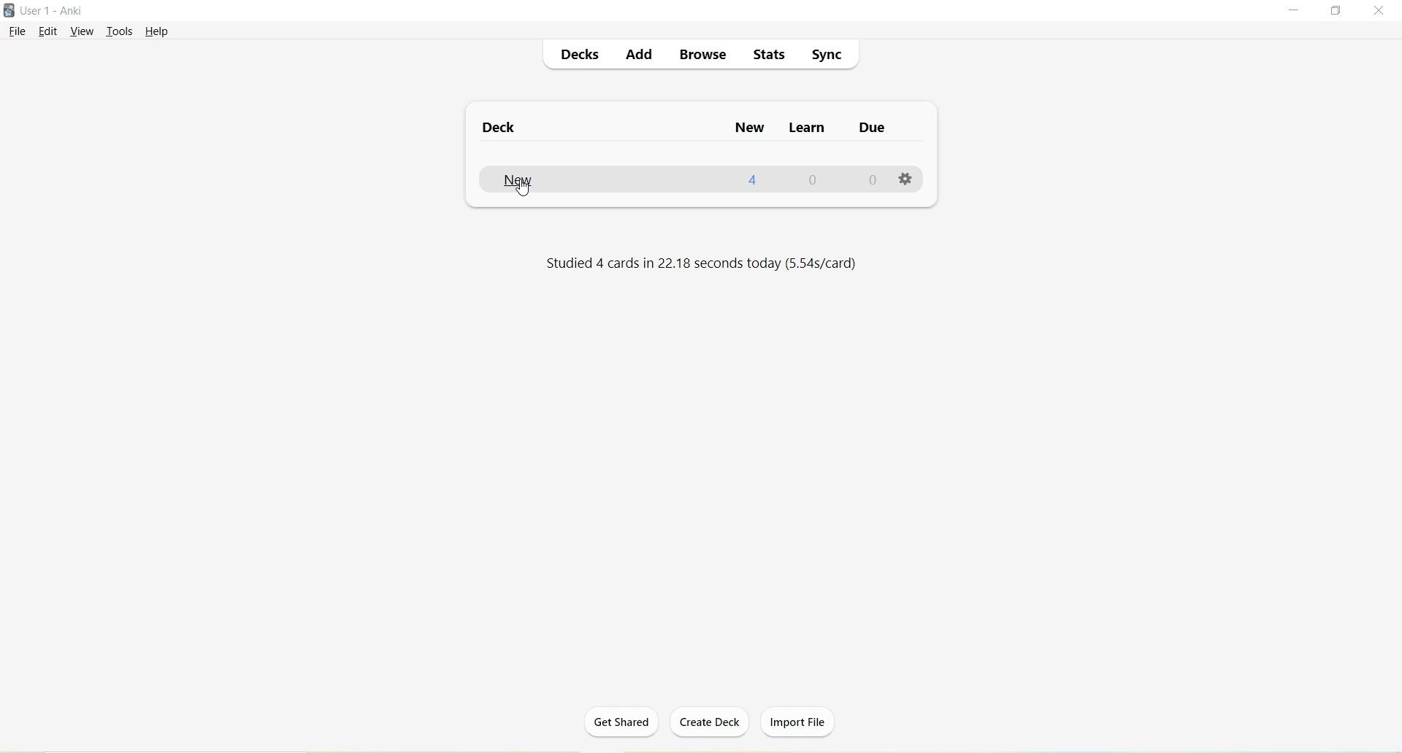 Image resolution: width=1402 pixels, height=753 pixels. Describe the element at coordinates (83, 31) in the screenshot. I see `View` at that location.